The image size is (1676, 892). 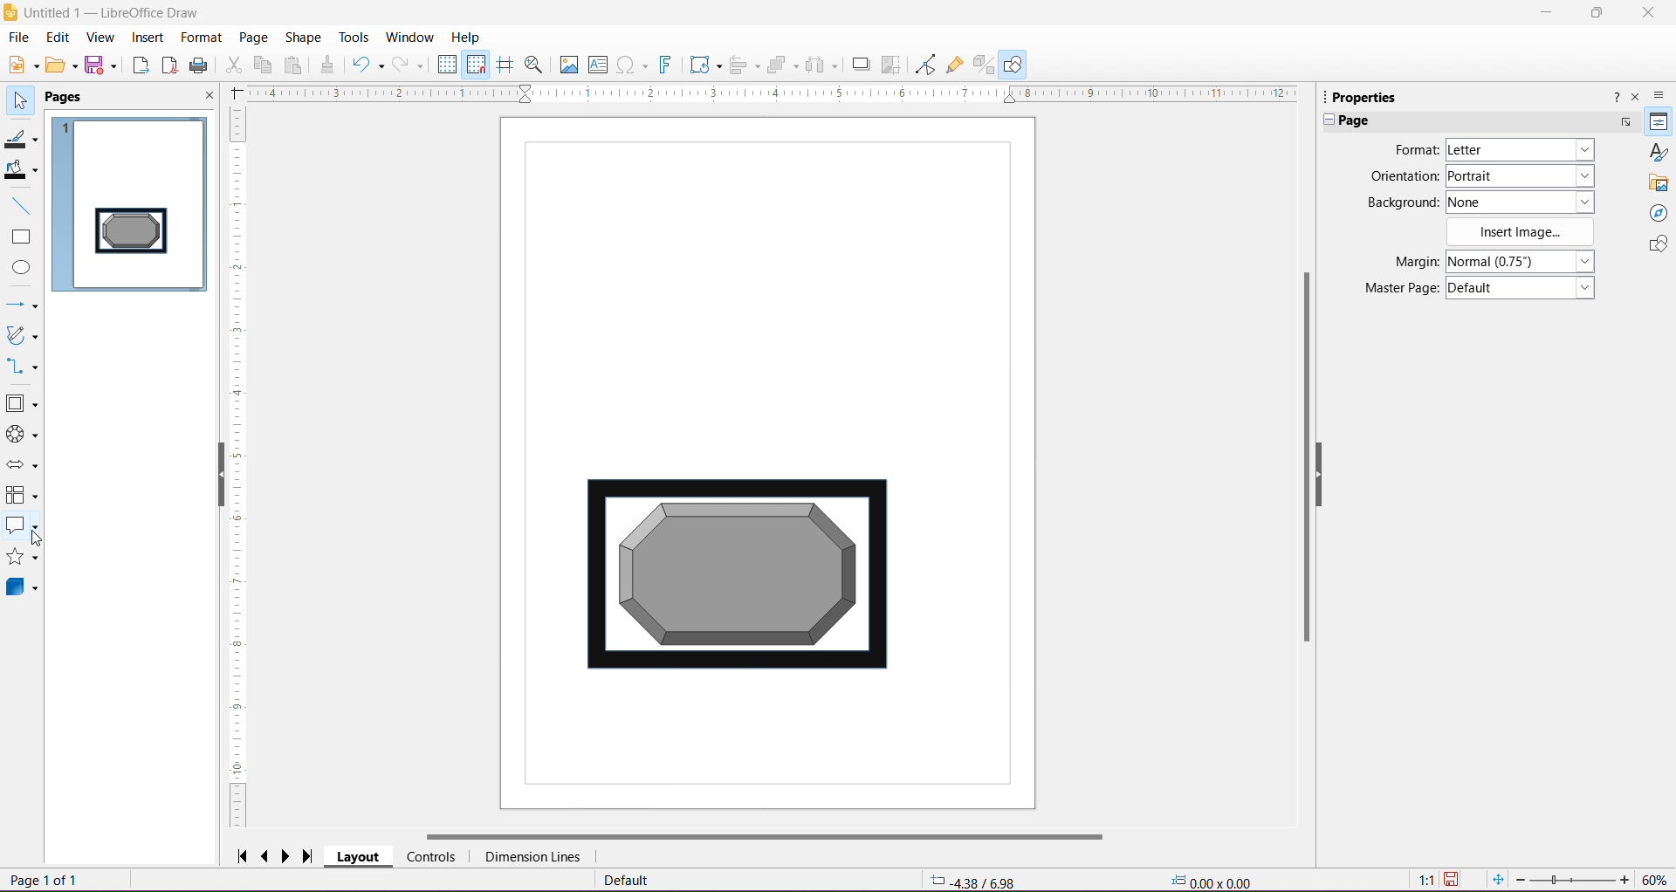 What do you see at coordinates (626, 881) in the screenshot?
I see `Default` at bounding box center [626, 881].